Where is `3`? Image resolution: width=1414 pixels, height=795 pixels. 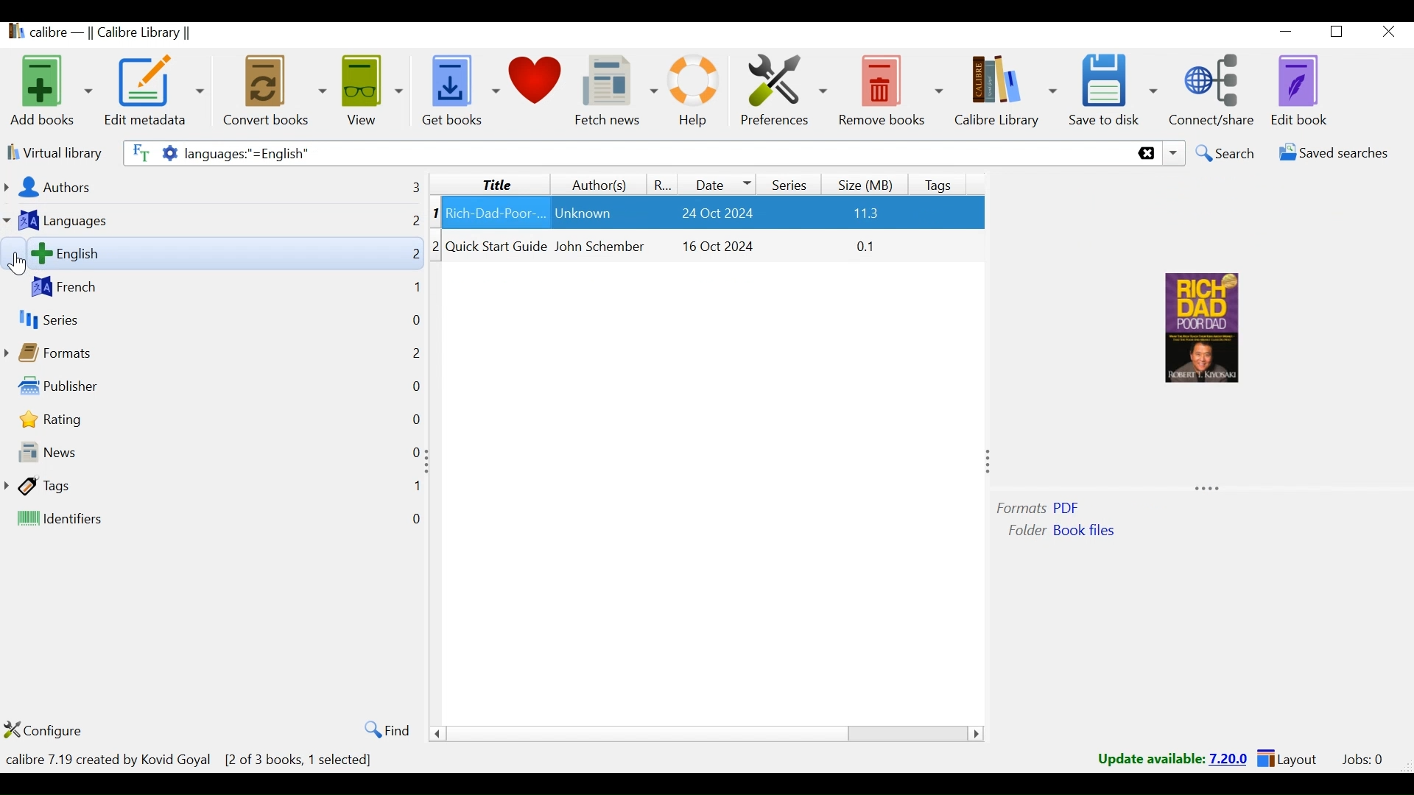 3 is located at coordinates (434, 280).